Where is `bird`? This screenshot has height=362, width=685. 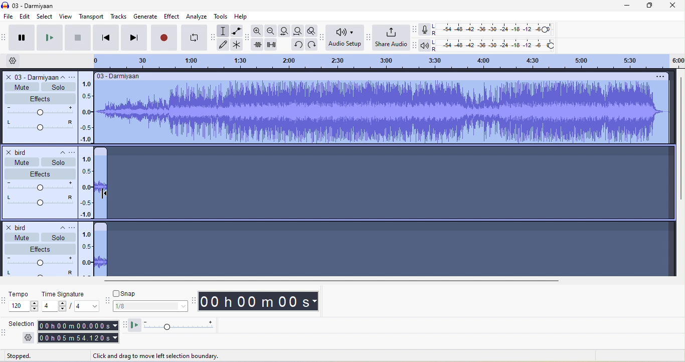
bird is located at coordinates (22, 226).